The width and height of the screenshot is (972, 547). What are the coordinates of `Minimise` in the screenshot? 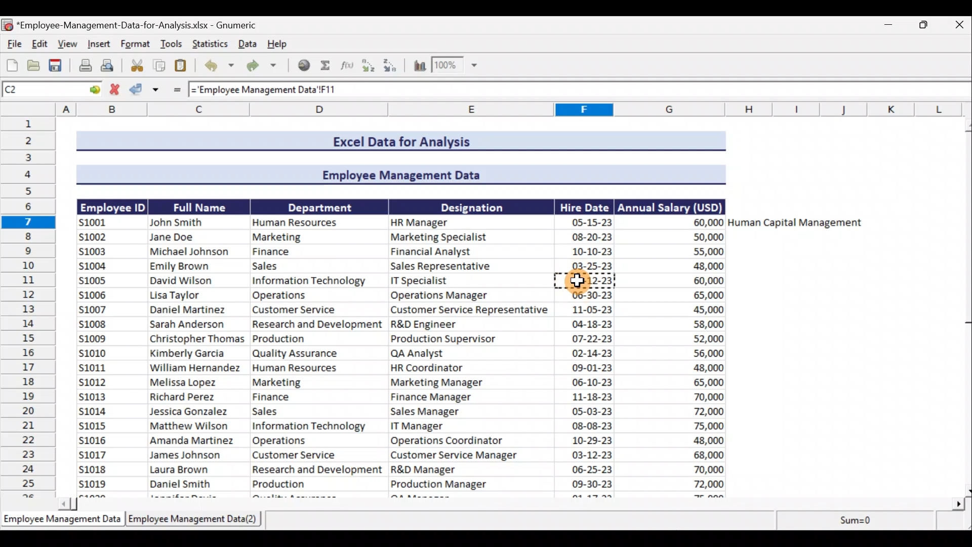 It's located at (889, 24).